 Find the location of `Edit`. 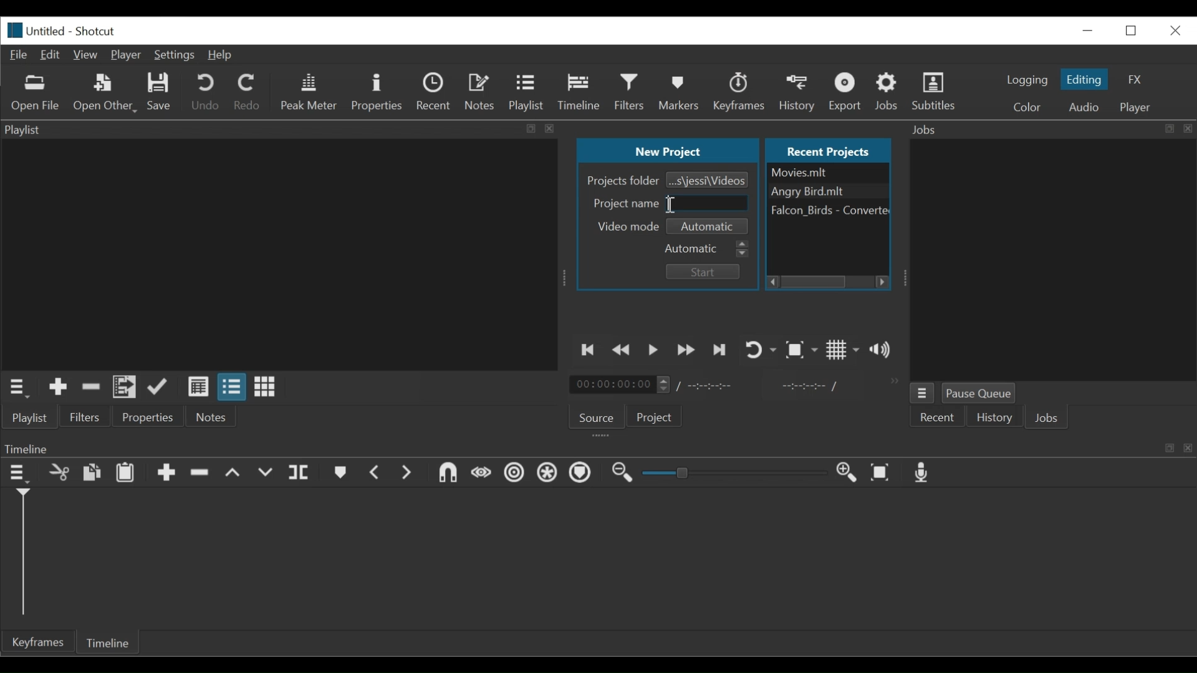

Edit is located at coordinates (51, 57).